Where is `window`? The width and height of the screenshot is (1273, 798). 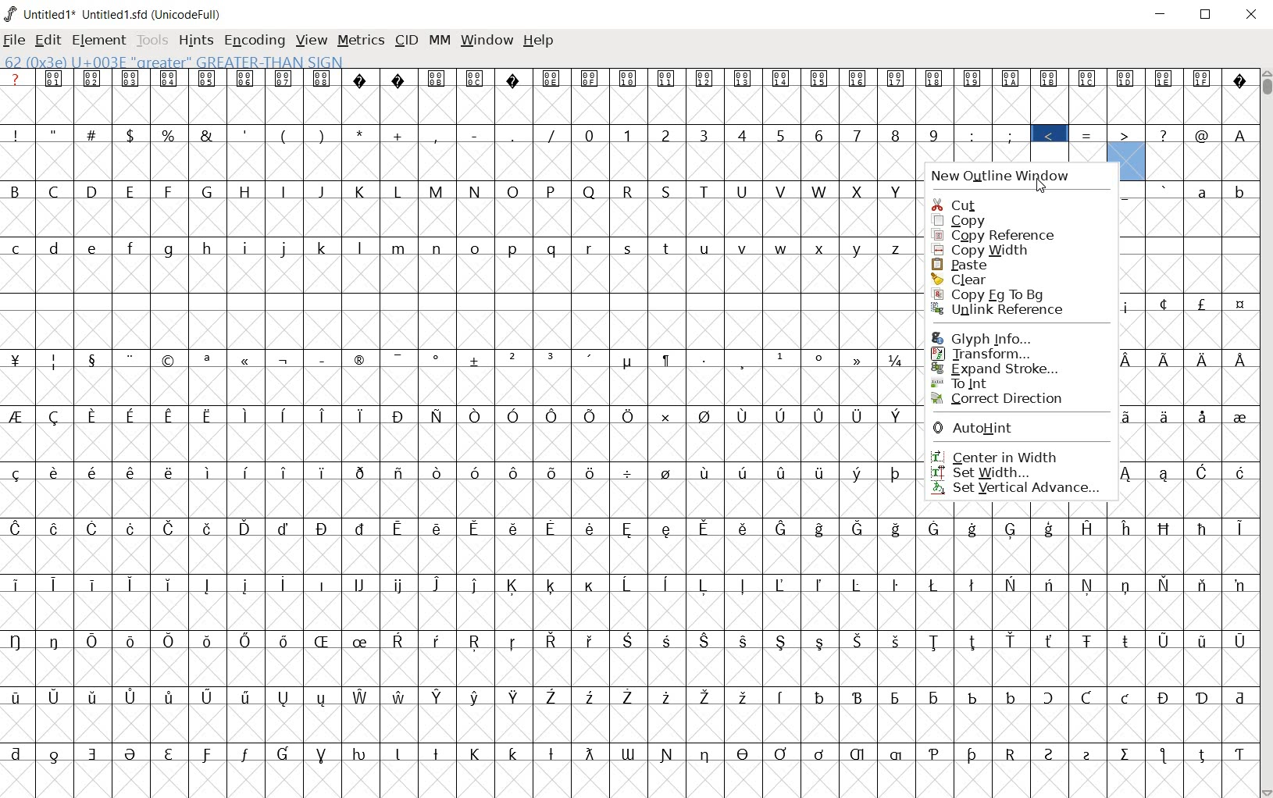 window is located at coordinates (487, 41).